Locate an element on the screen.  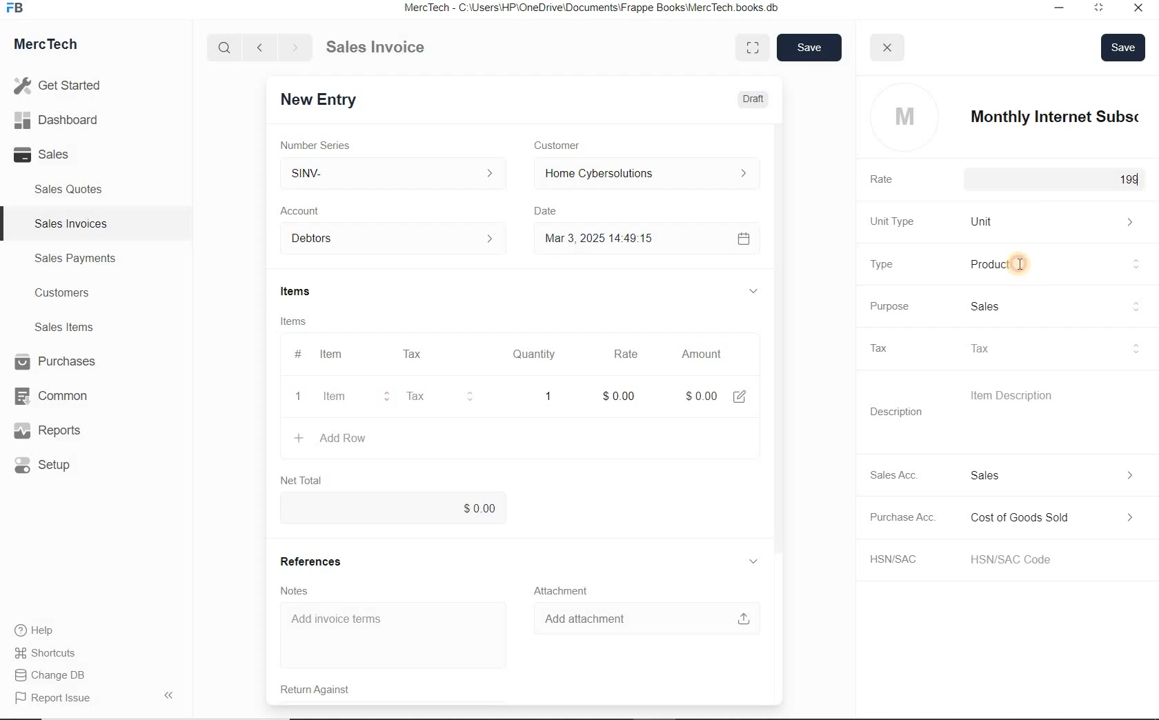
Tax is located at coordinates (430, 397).